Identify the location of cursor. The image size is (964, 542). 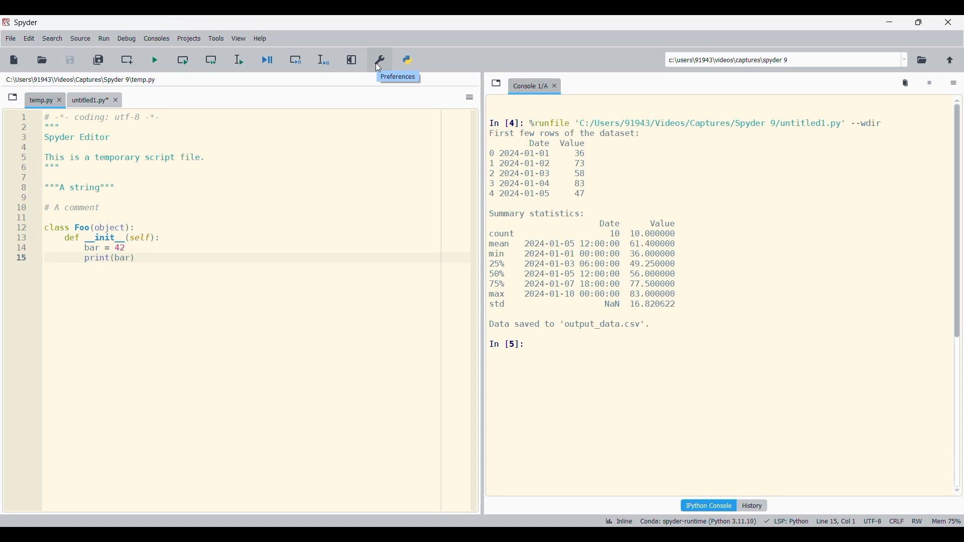
(377, 68).